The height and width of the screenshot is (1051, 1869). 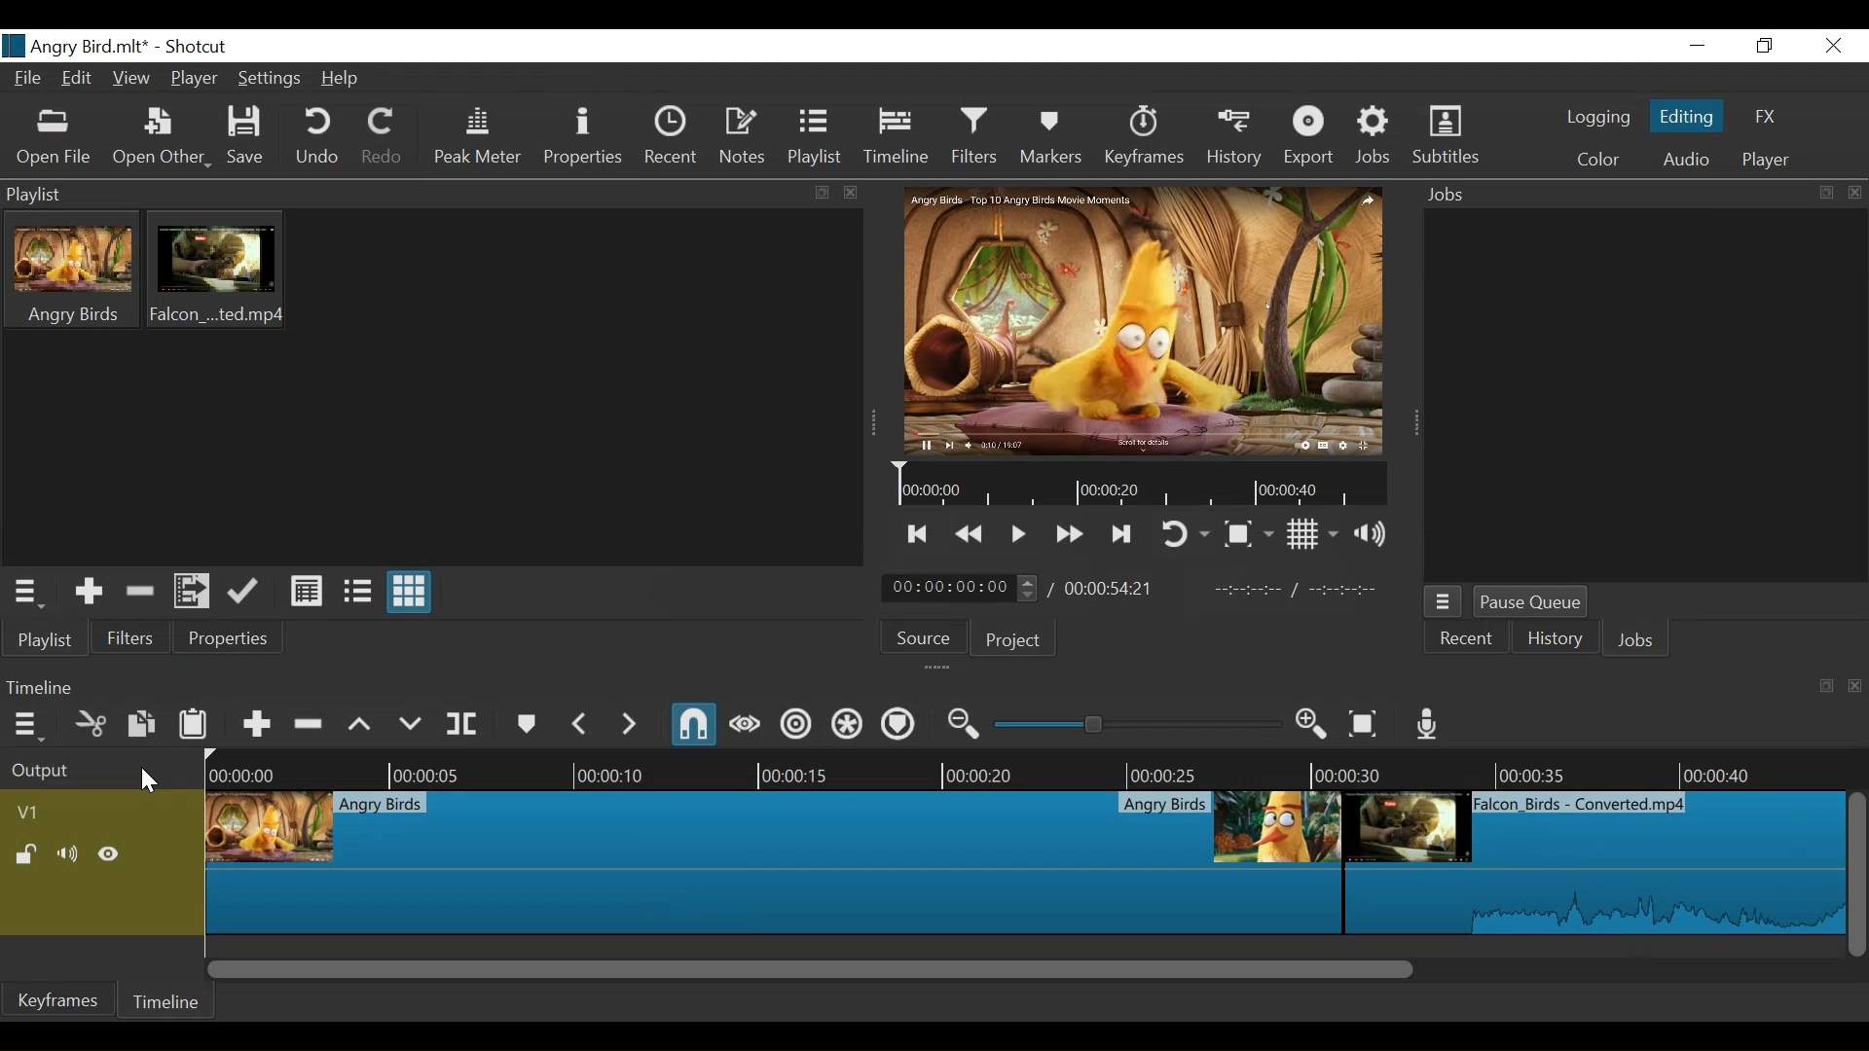 What do you see at coordinates (1023, 971) in the screenshot?
I see `Scroll bar` at bounding box center [1023, 971].